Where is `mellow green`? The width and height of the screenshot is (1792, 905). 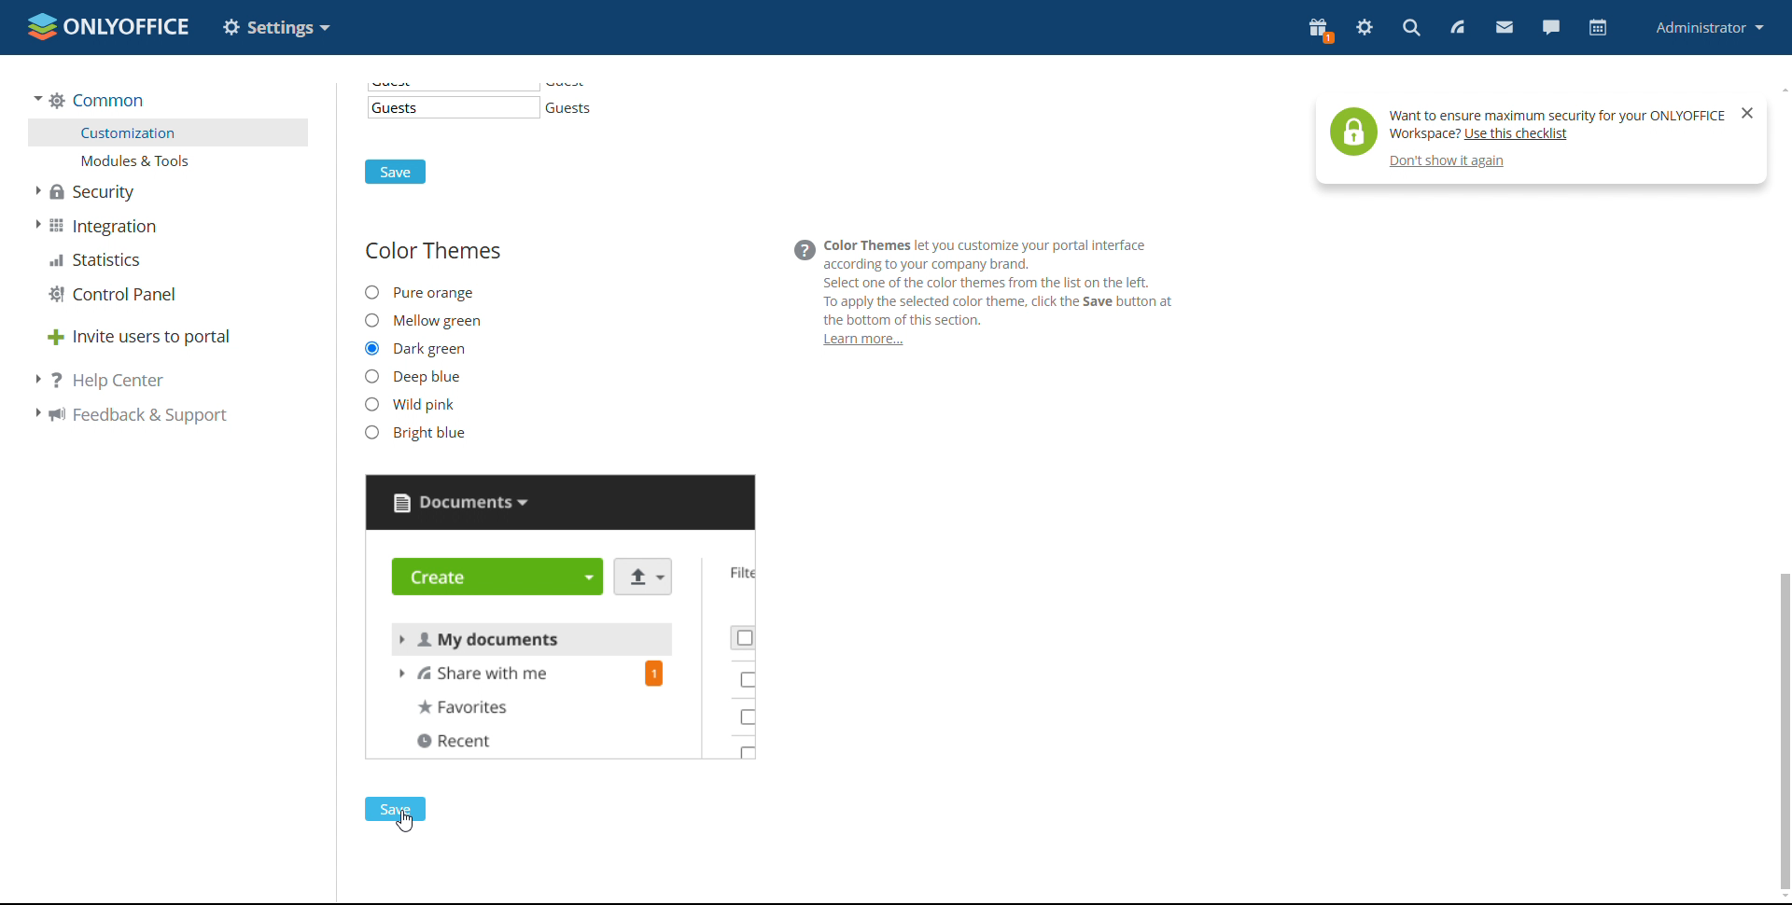
mellow green is located at coordinates (424, 321).